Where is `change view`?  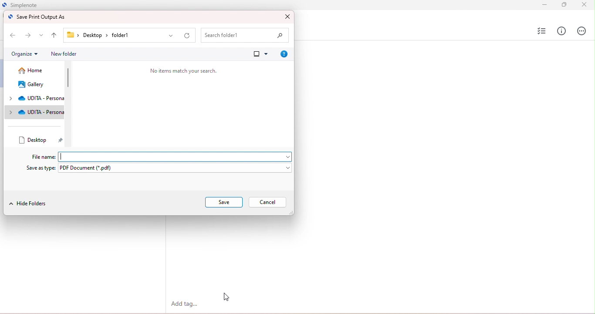 change view is located at coordinates (260, 53).